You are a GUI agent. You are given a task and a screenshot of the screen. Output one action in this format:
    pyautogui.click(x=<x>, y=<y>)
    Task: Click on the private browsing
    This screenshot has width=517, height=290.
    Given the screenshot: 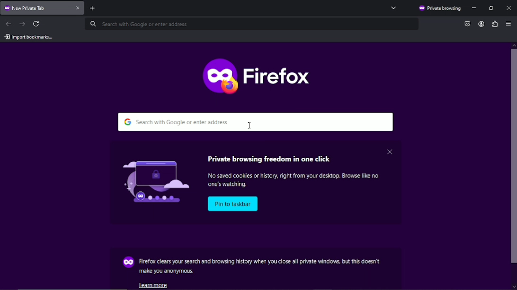 What is the action you would take?
    pyautogui.click(x=439, y=9)
    